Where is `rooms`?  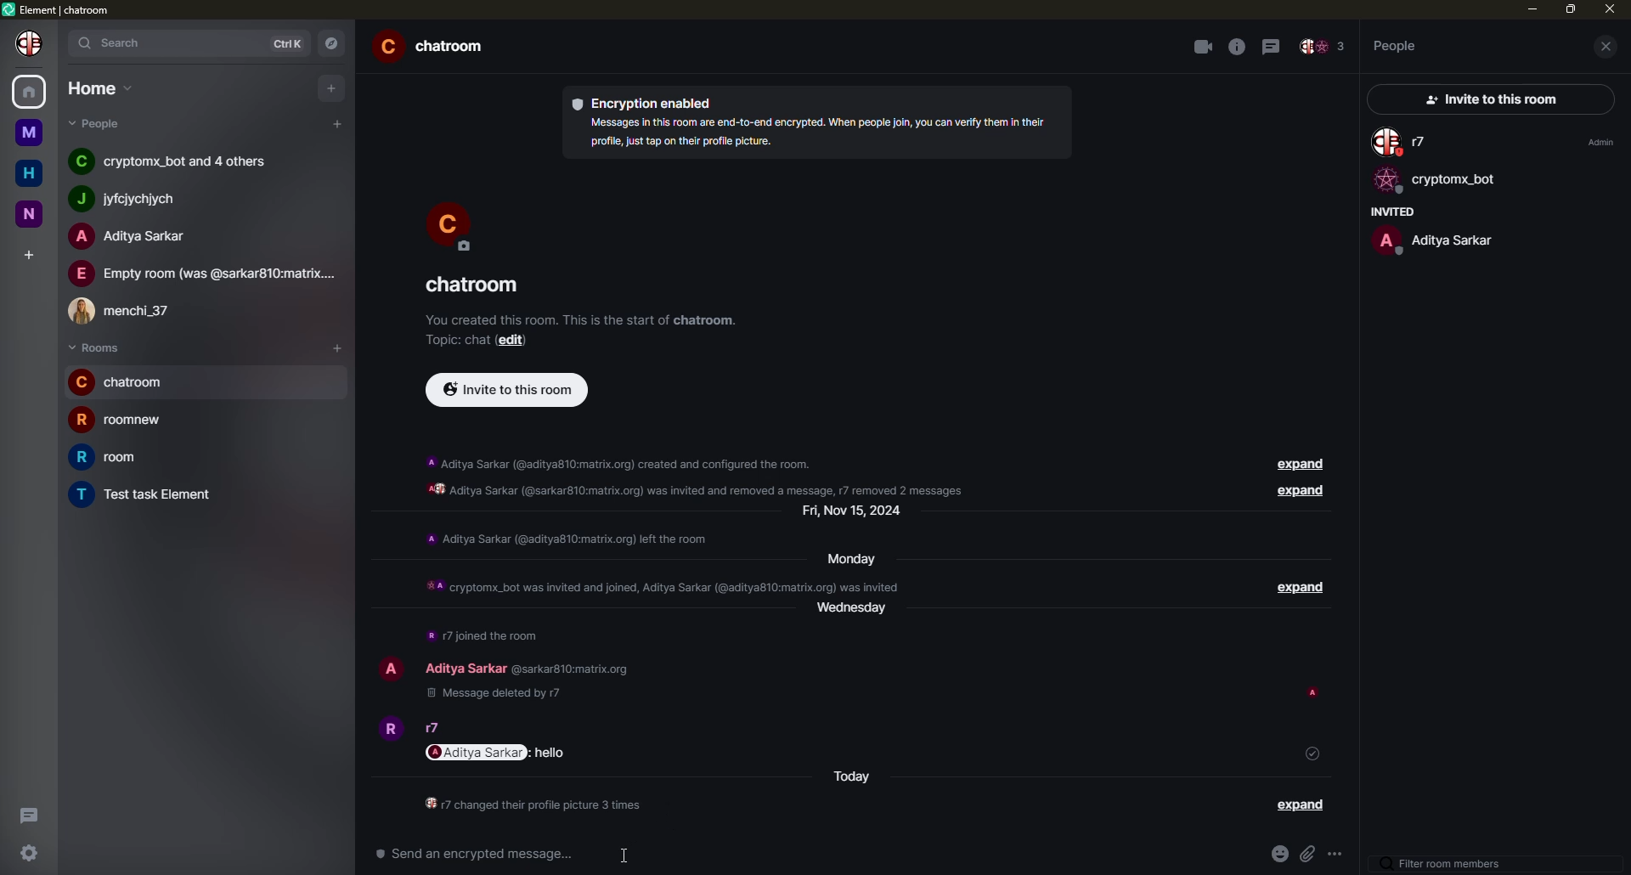 rooms is located at coordinates (95, 348).